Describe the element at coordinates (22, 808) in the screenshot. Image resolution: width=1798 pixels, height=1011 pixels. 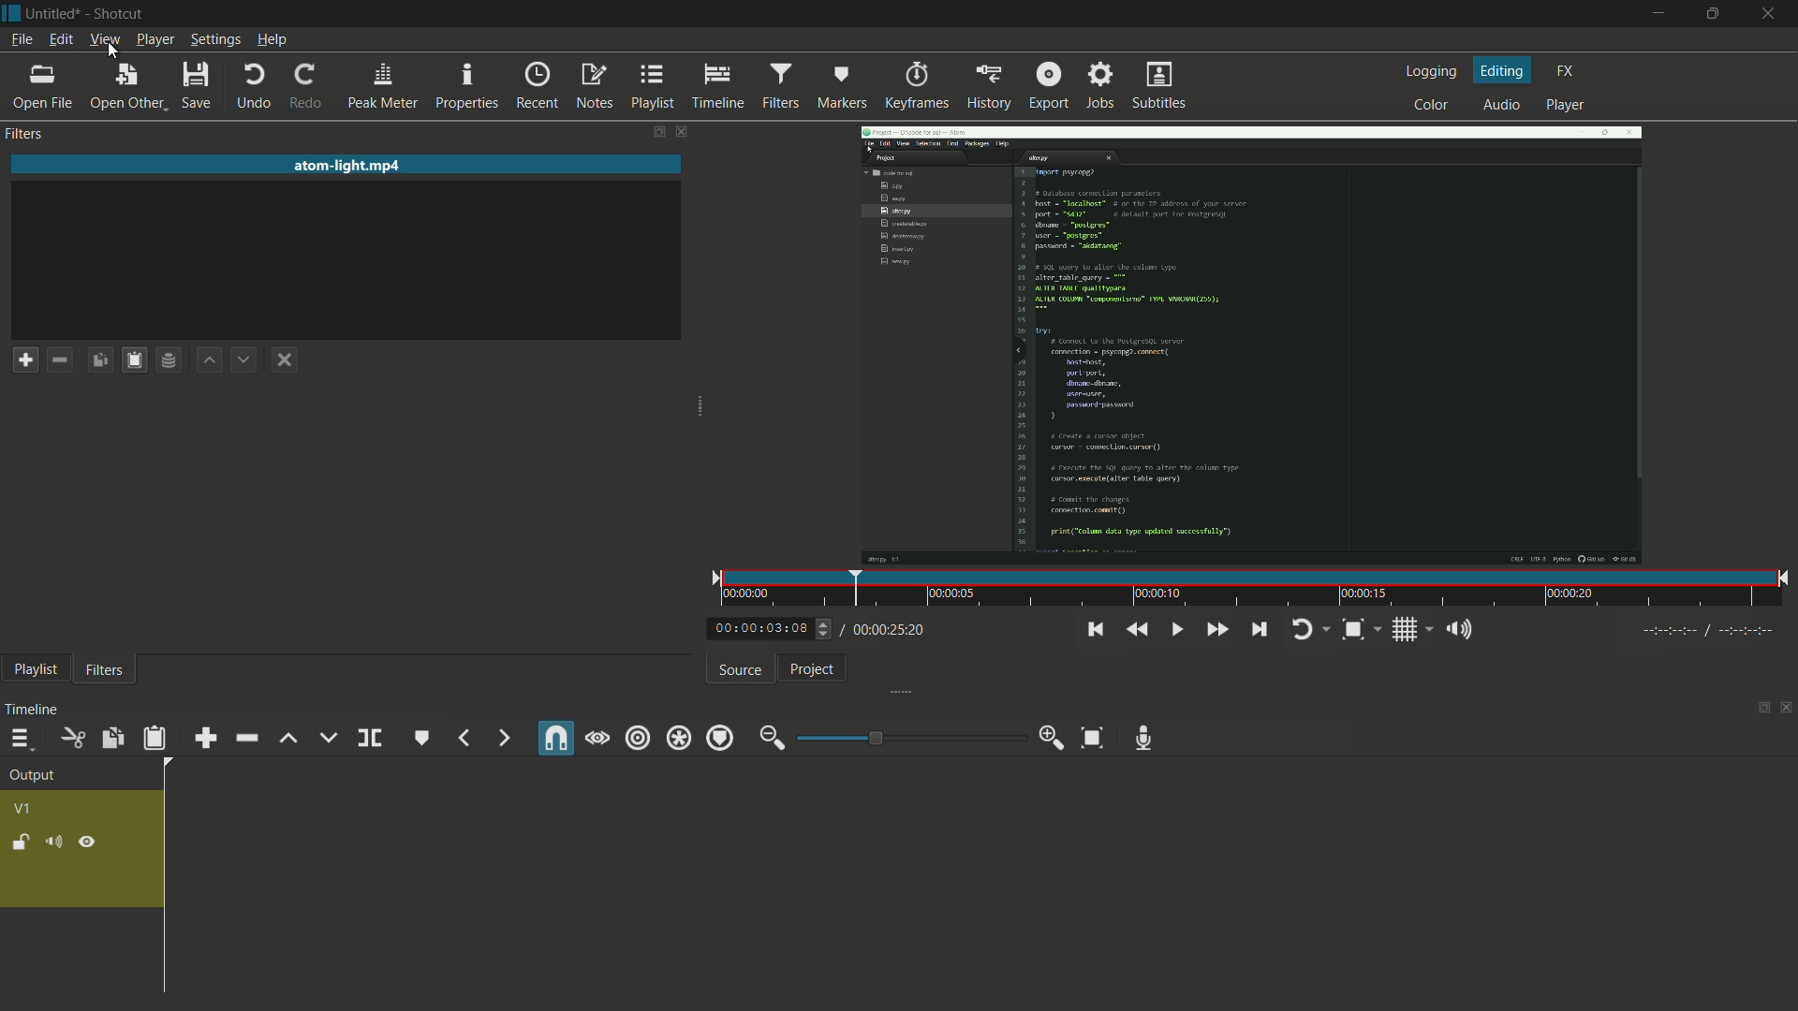
I see `v1` at that location.